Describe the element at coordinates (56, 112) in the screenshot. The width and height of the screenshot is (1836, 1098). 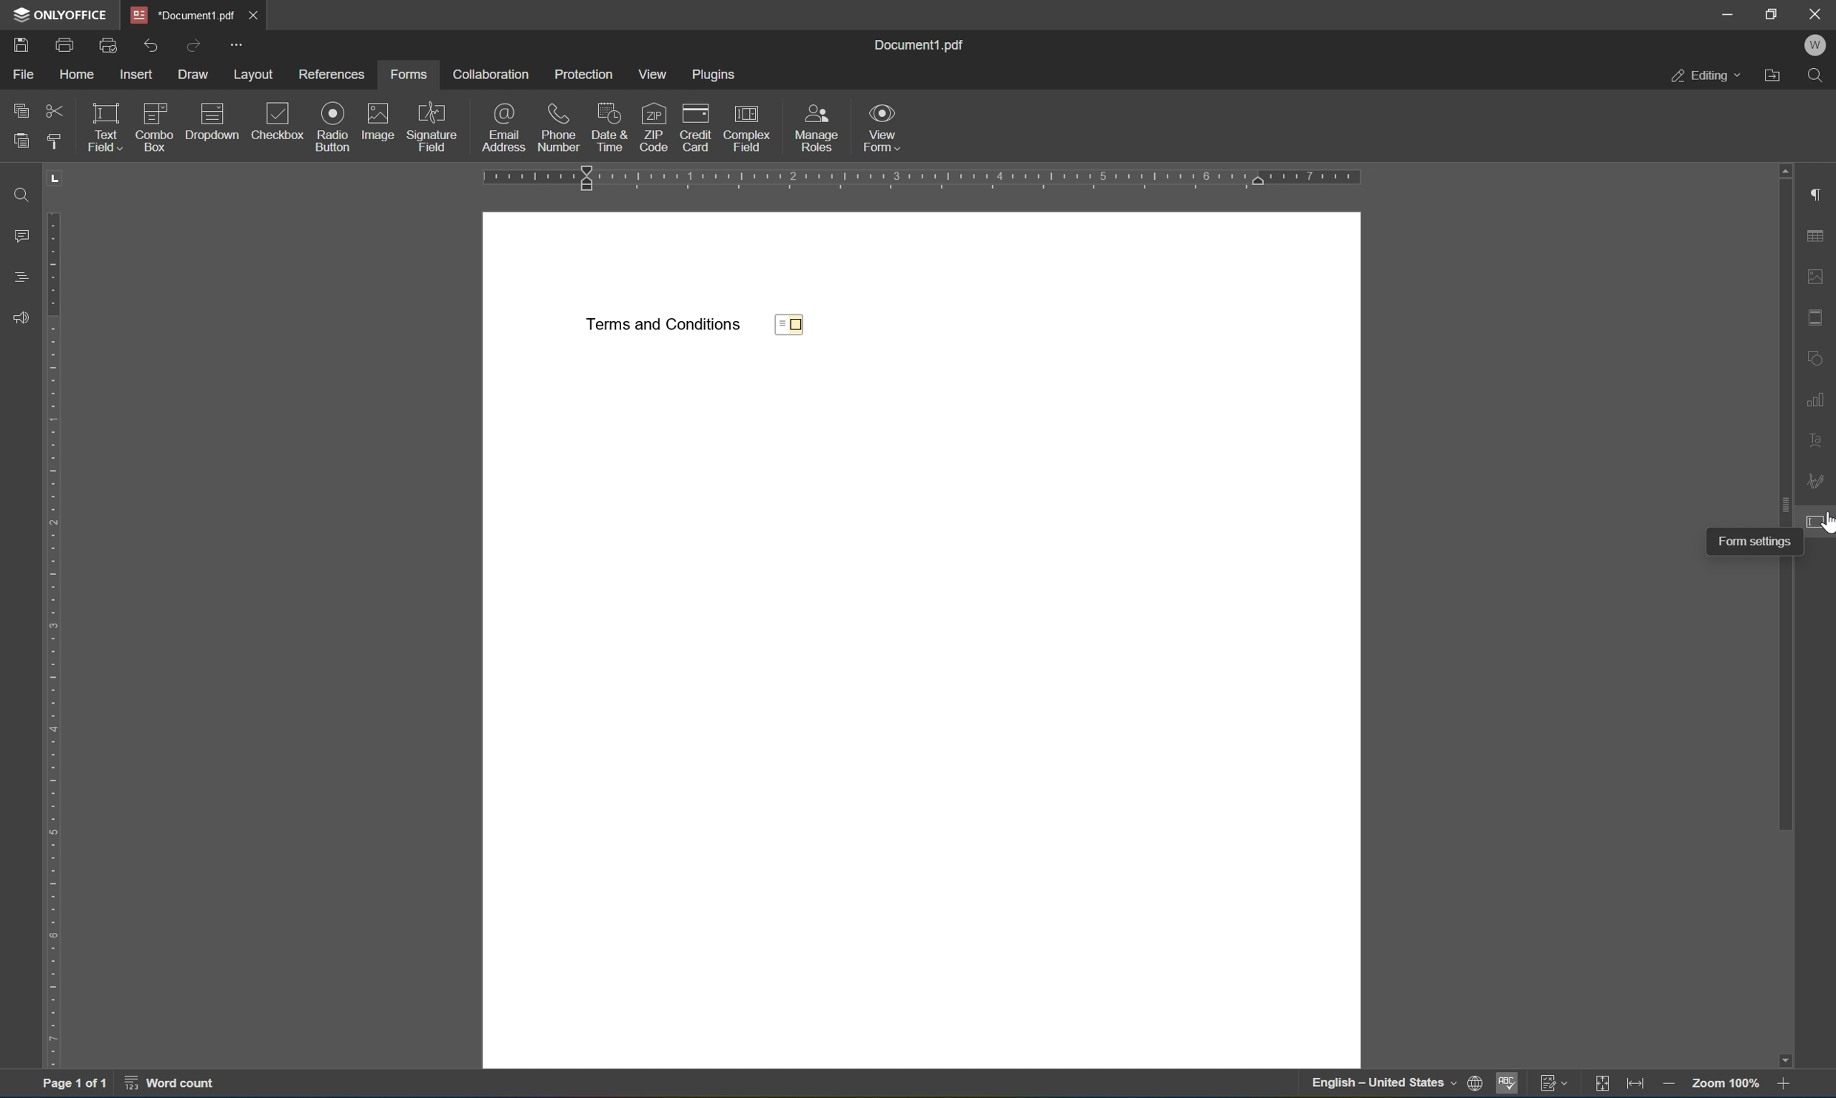
I see `cut` at that location.